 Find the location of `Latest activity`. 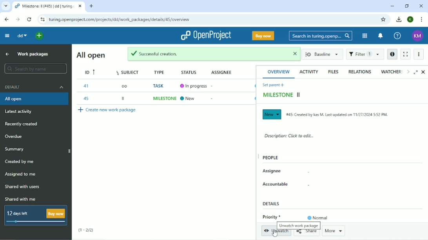

Latest activity is located at coordinates (21, 113).